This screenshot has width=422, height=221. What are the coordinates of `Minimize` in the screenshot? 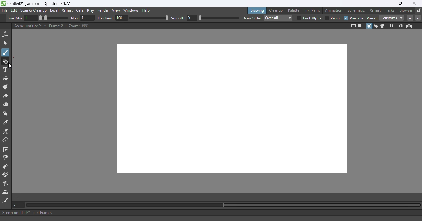 It's located at (386, 3).